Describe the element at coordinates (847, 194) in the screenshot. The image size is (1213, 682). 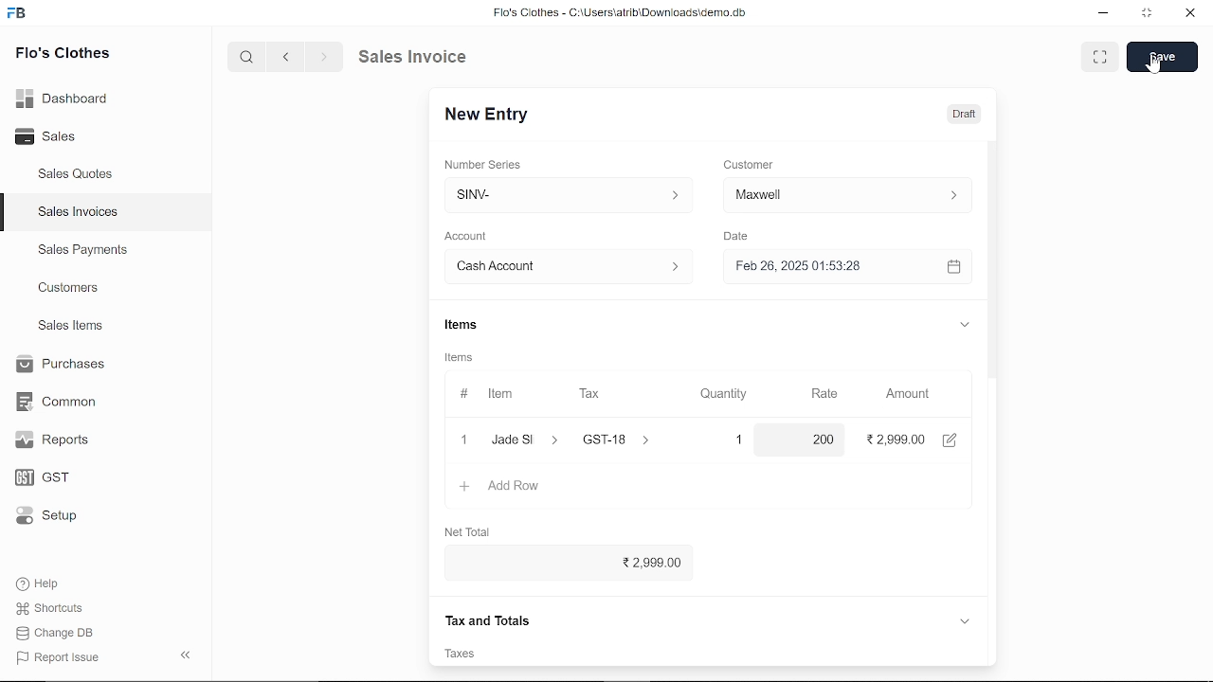
I see `Customer` at that location.